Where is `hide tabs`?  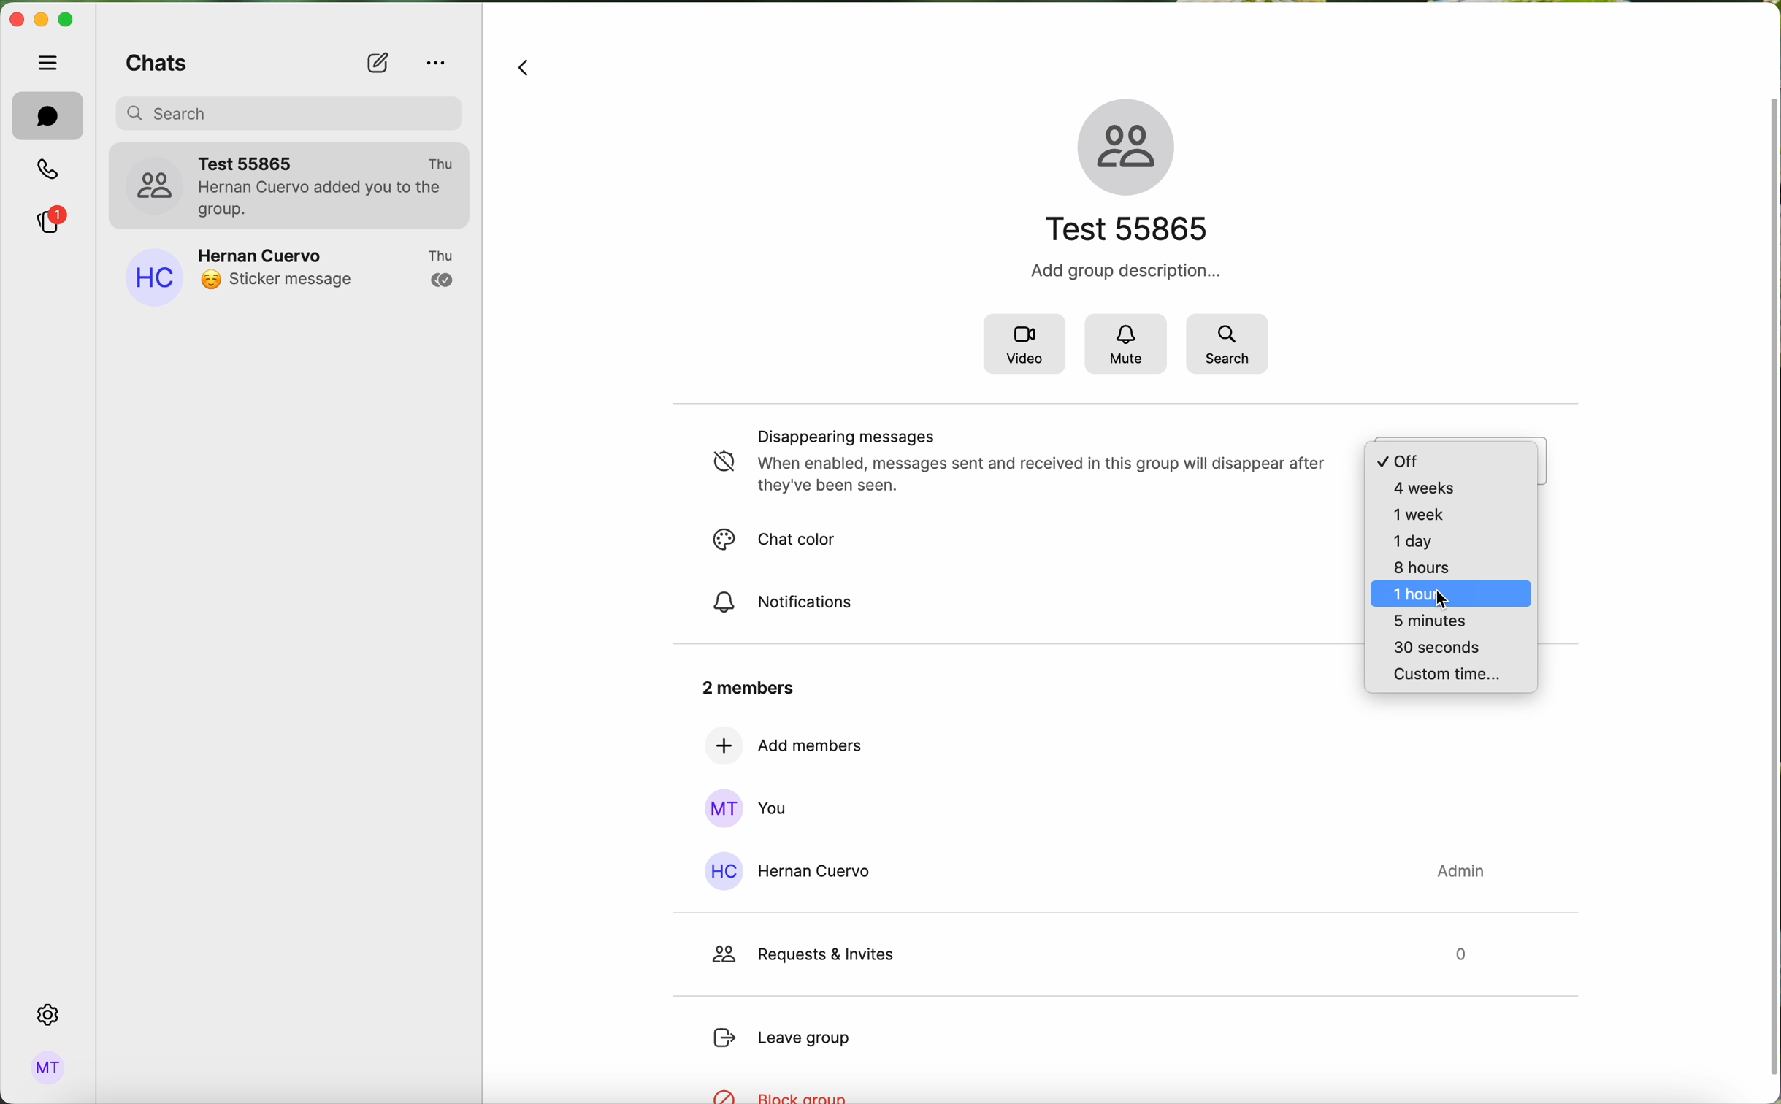 hide tabs is located at coordinates (45, 62).